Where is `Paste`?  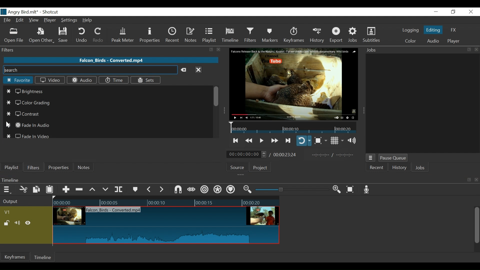
Paste is located at coordinates (50, 190).